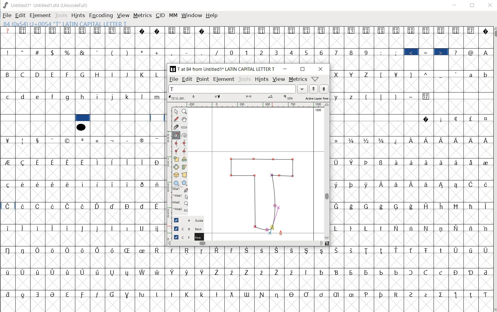 This screenshot has width=497, height=312. Describe the element at coordinates (24, 229) in the screenshot. I see `Symbol` at that location.